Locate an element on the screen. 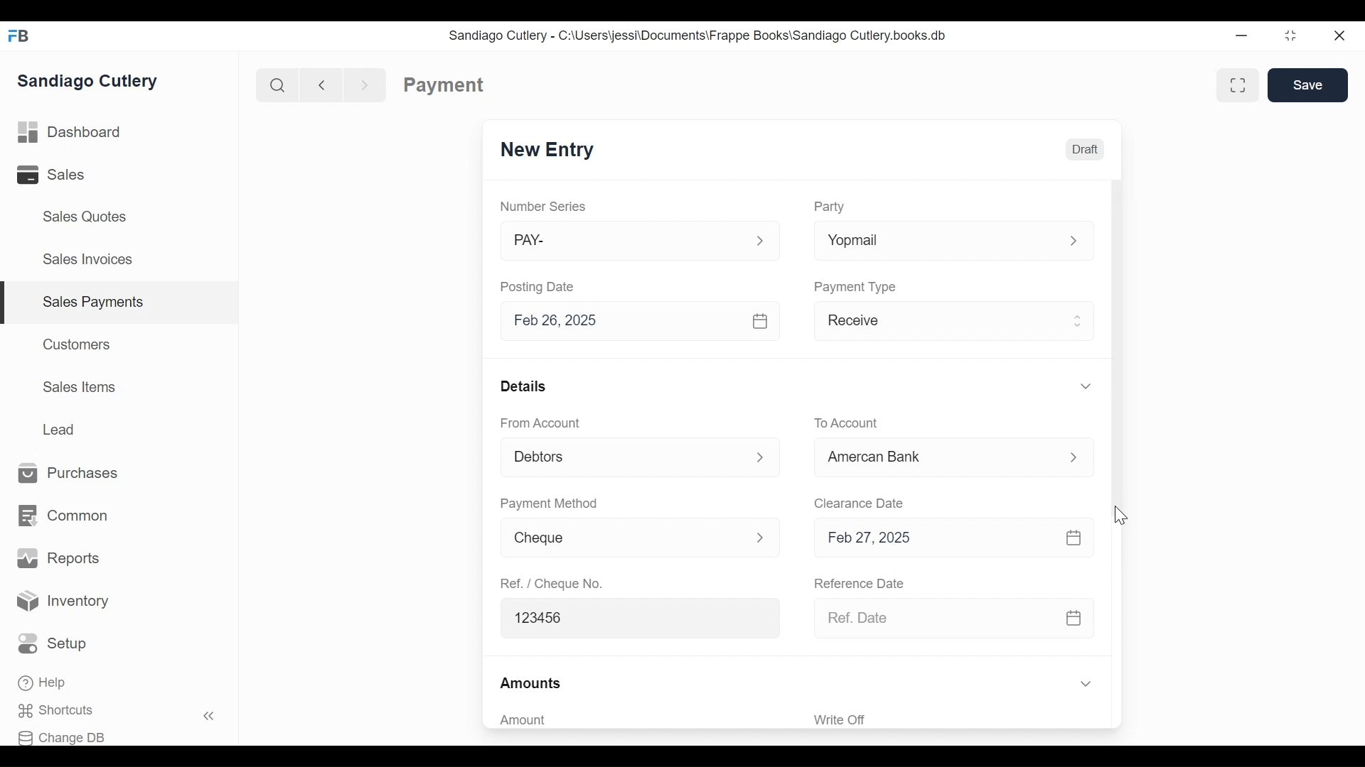 This screenshot has height=767, width=1365. Ref. / Cheque No. is located at coordinates (550, 582).